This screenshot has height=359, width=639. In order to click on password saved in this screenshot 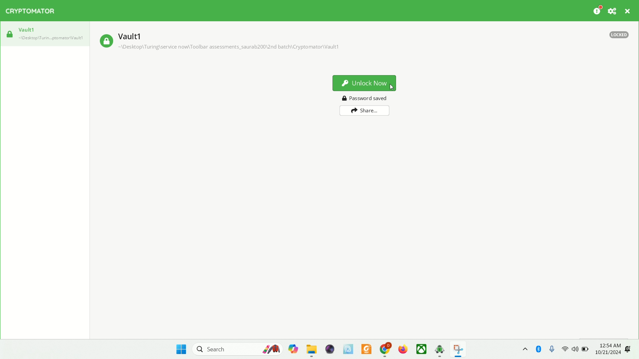, I will do `click(363, 99)`.